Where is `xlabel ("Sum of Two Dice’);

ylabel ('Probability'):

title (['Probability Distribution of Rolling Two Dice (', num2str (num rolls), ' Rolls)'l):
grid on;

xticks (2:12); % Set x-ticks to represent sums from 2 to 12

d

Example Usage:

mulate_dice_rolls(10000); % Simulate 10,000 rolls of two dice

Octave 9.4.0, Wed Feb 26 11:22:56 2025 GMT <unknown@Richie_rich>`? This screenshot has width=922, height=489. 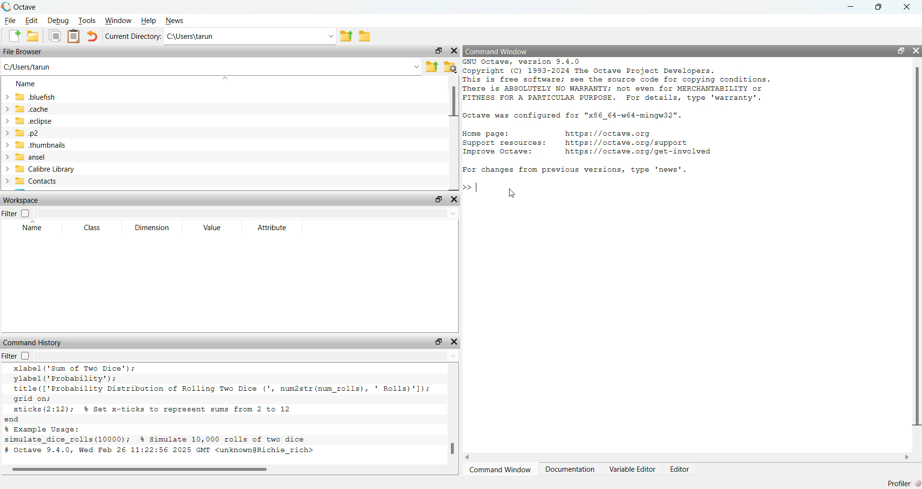 xlabel ("Sum of Two Dice’);

ylabel ('Probability'):

title (['Probability Distribution of Rolling Two Dice (', num2str (num rolls), ' Rolls)'l):
grid on;

xticks (2:12); % Set x-ticks to represent sums from 2 to 12

d

Example Usage:

mulate_dice_rolls(10000); % Simulate 10,000 rolls of two dice

Octave 9.4.0, Wed Feb 26 11:22:56 2025 GMT <unknown@Richie_rich> is located at coordinates (218, 412).